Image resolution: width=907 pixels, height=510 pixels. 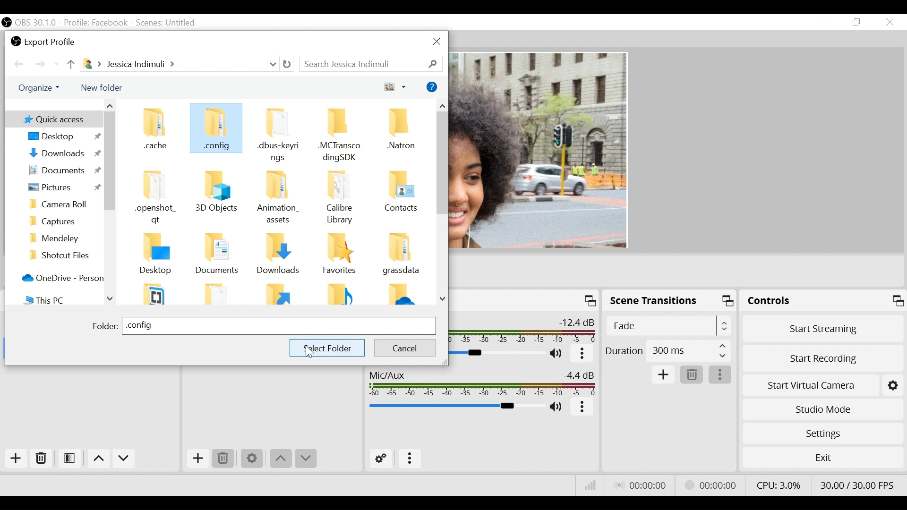 I want to click on New Folder, so click(x=102, y=88).